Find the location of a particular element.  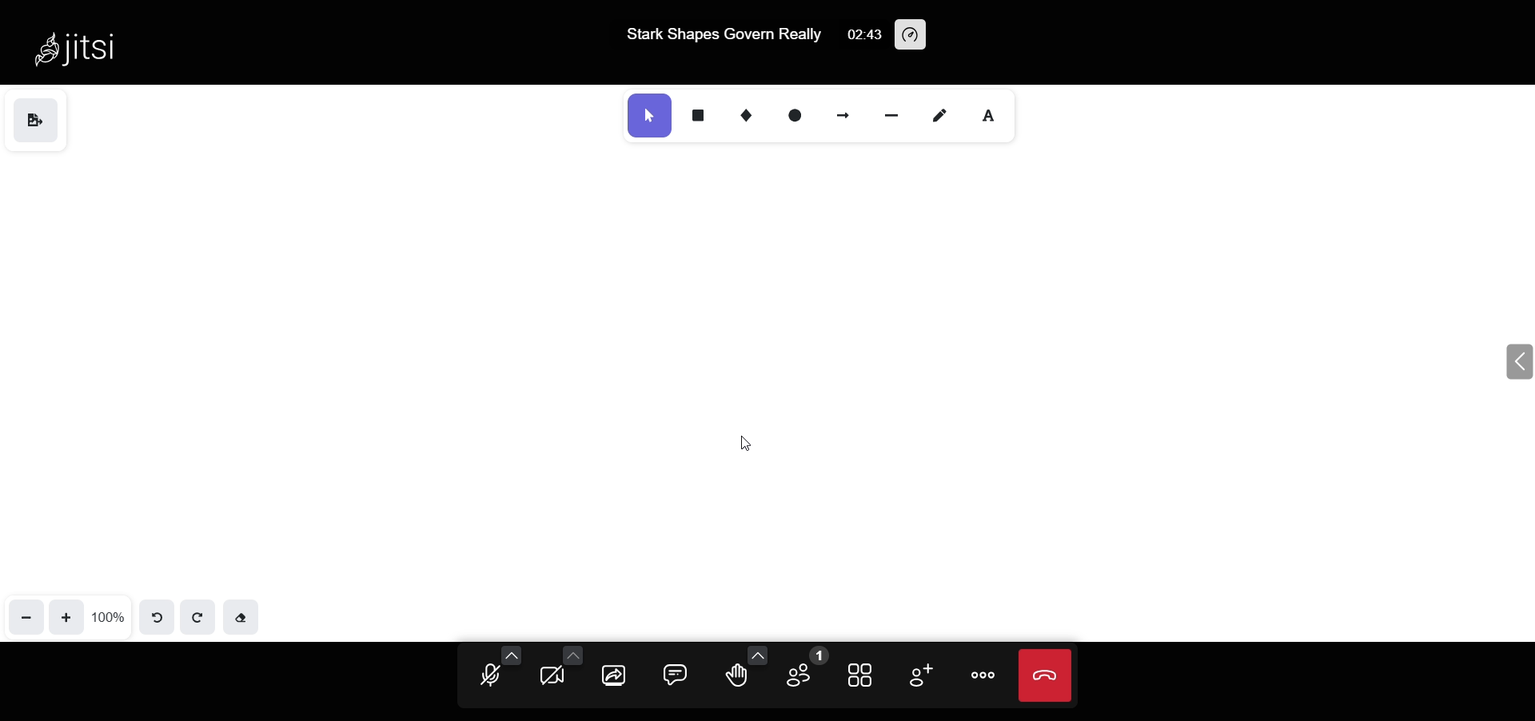

eraser is located at coordinates (241, 615).